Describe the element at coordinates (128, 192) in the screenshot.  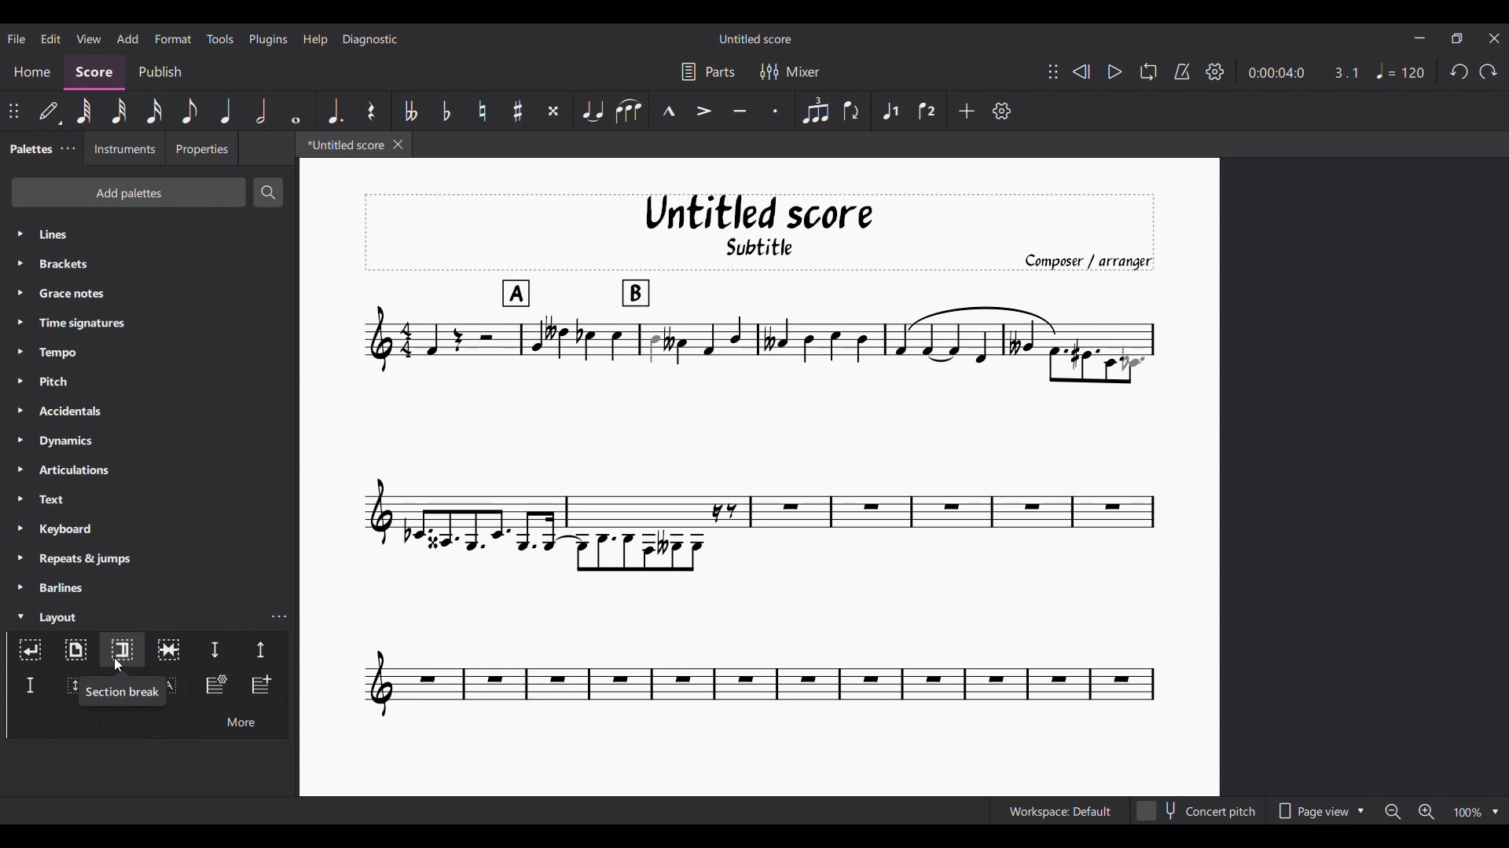
I see `Add palettes` at that location.